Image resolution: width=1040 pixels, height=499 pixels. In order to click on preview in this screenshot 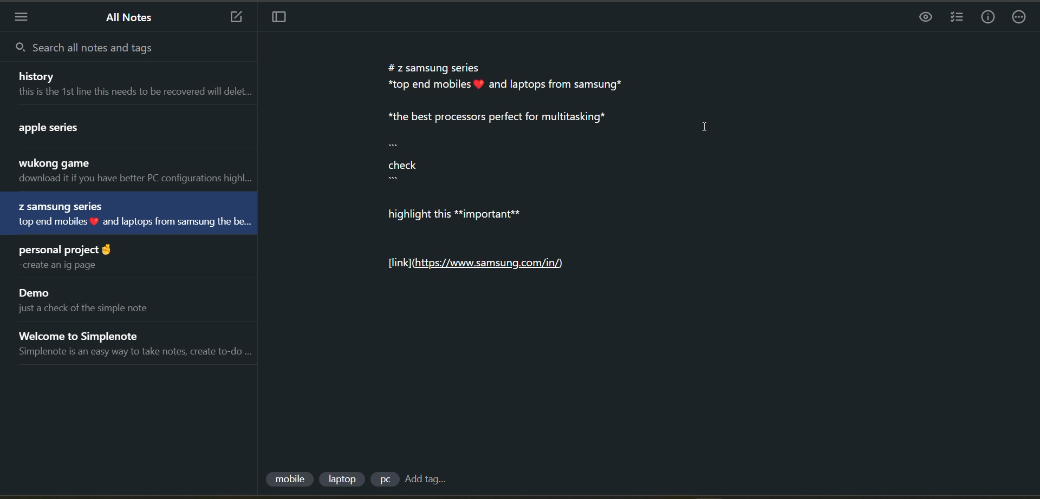, I will do `click(922, 19)`.